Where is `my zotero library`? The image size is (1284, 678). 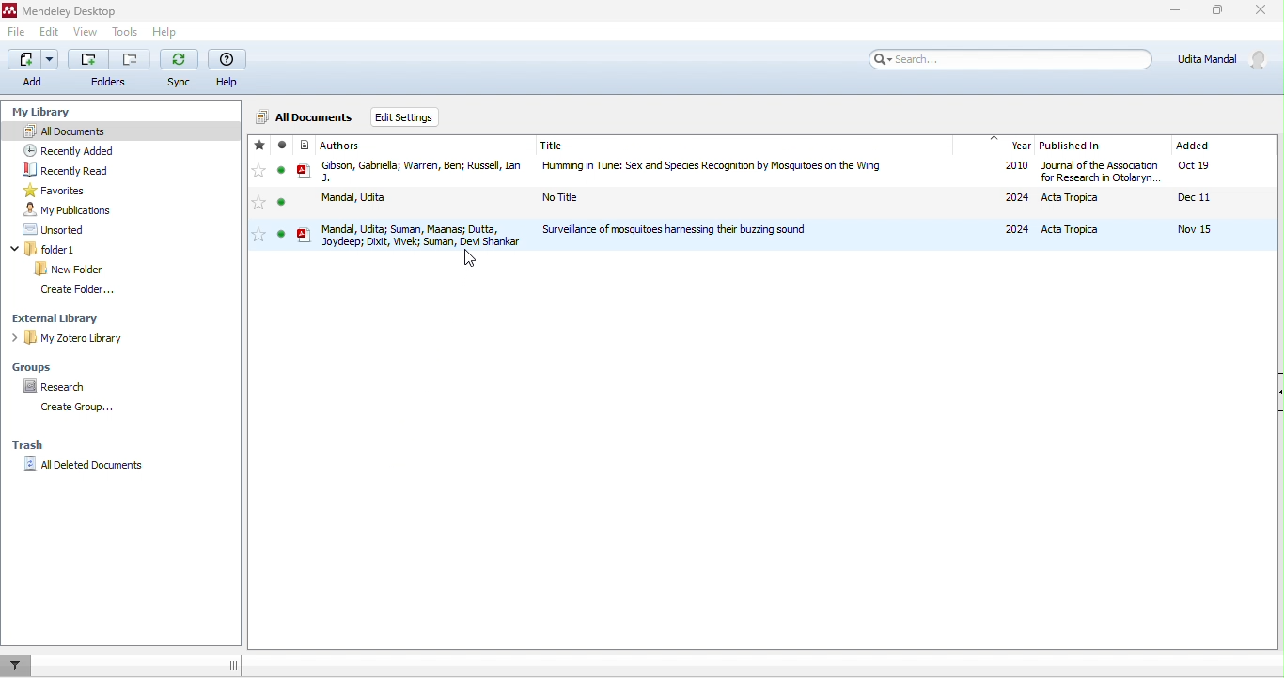 my zotero library is located at coordinates (66, 337).